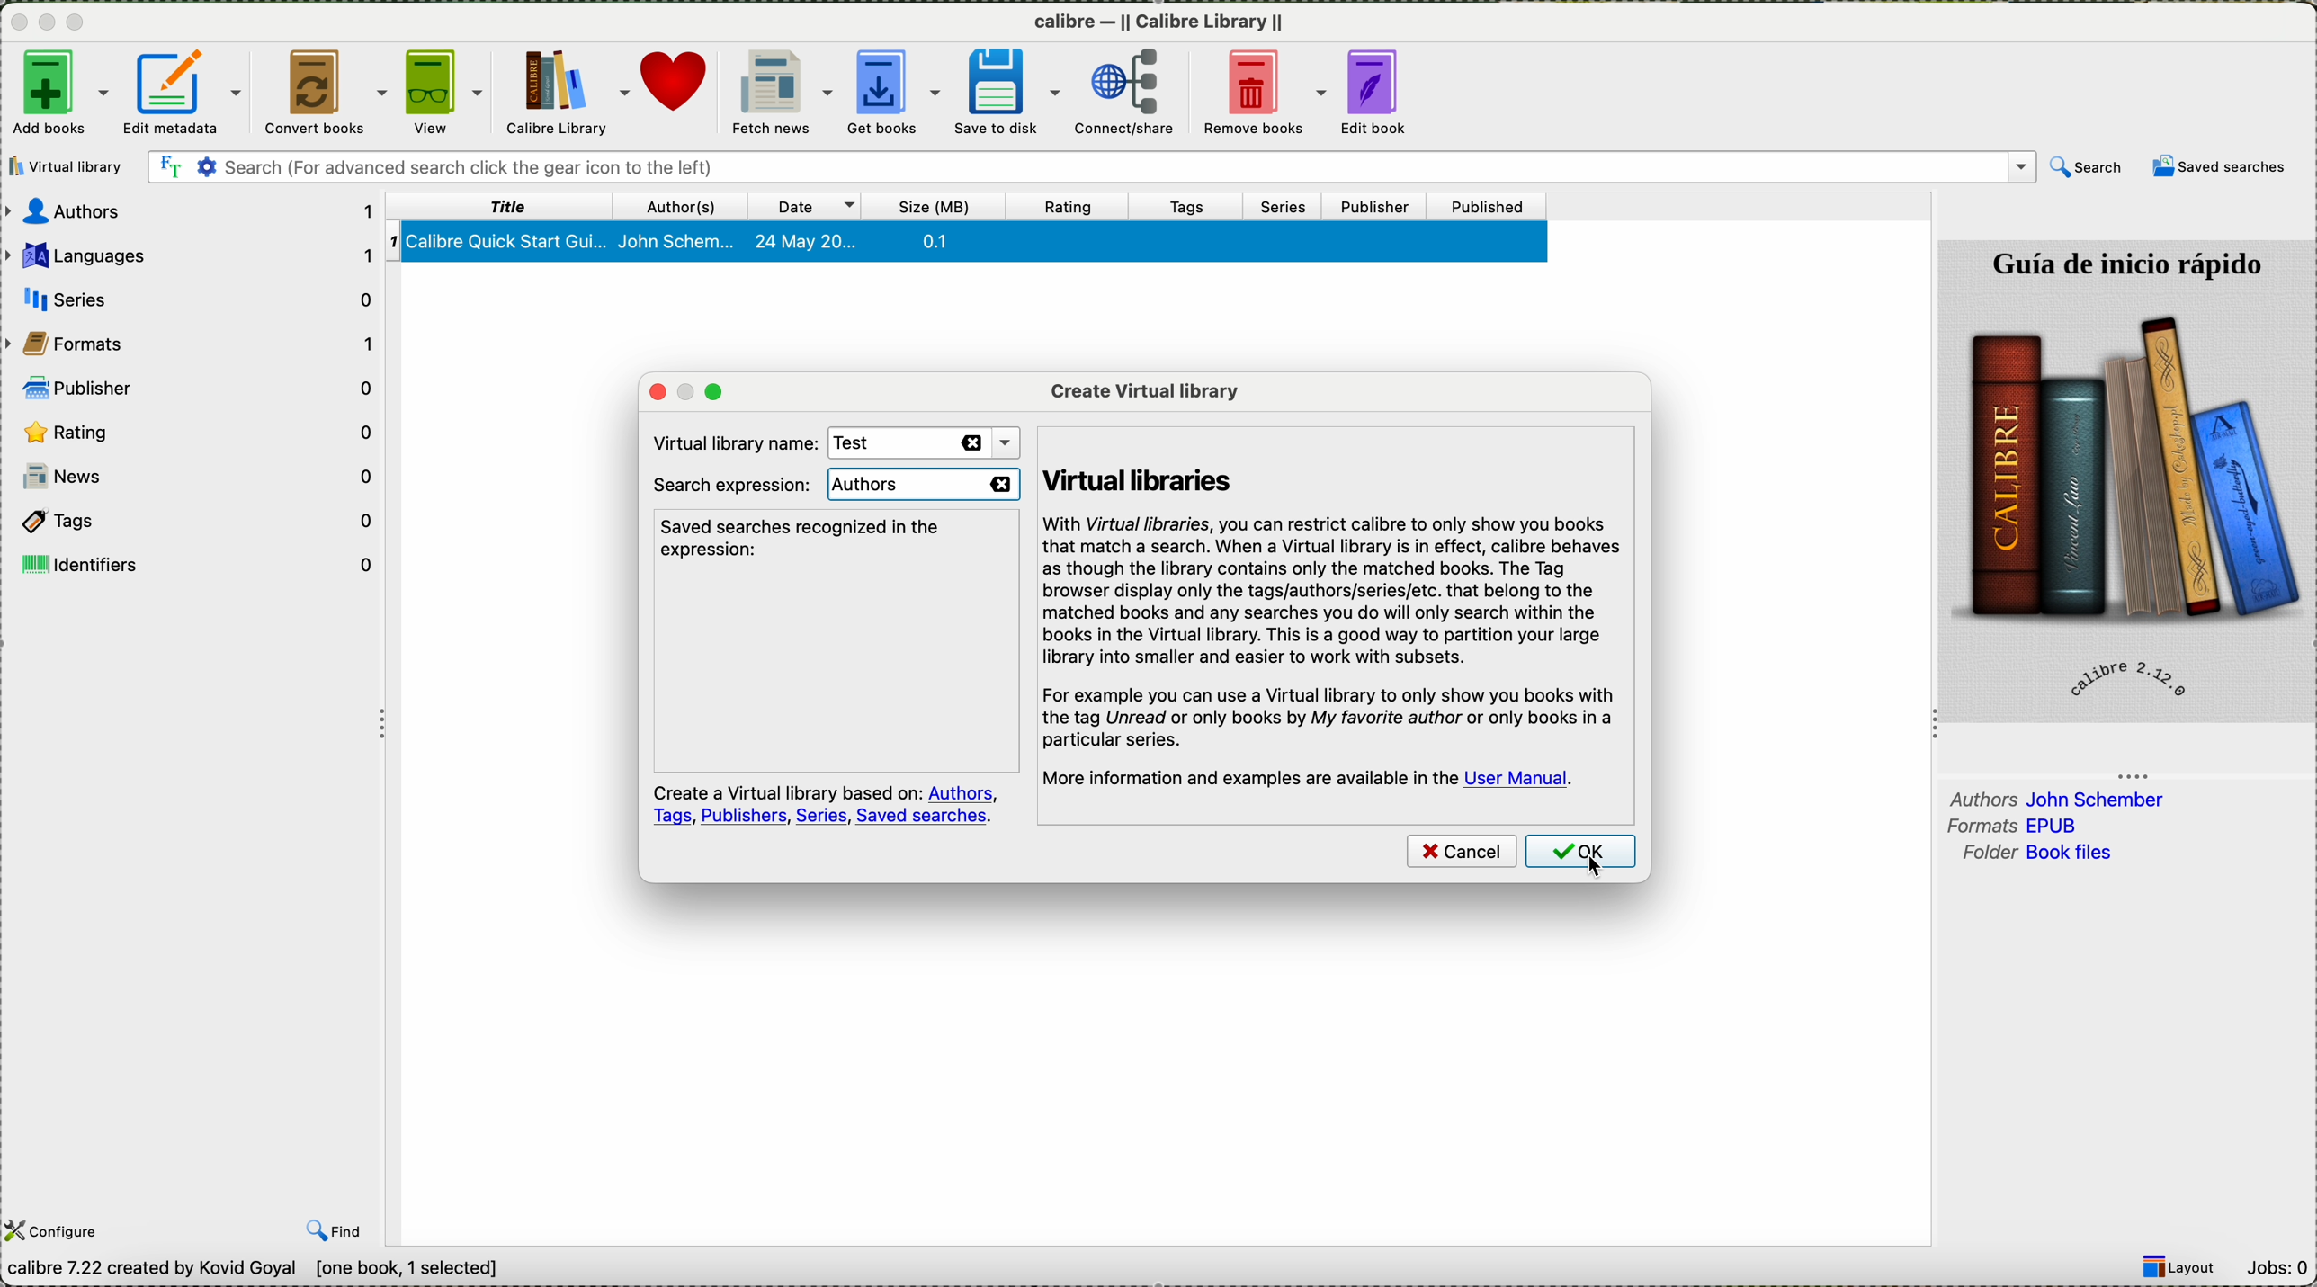 Image resolution: width=2317 pixels, height=1287 pixels. What do you see at coordinates (679, 93) in the screenshot?
I see `donate` at bounding box center [679, 93].